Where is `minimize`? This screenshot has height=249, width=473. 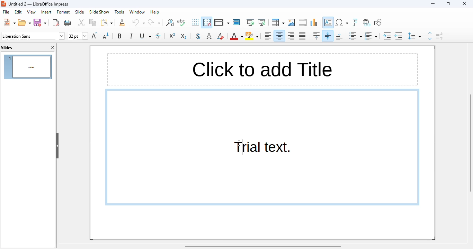 minimize is located at coordinates (433, 4).